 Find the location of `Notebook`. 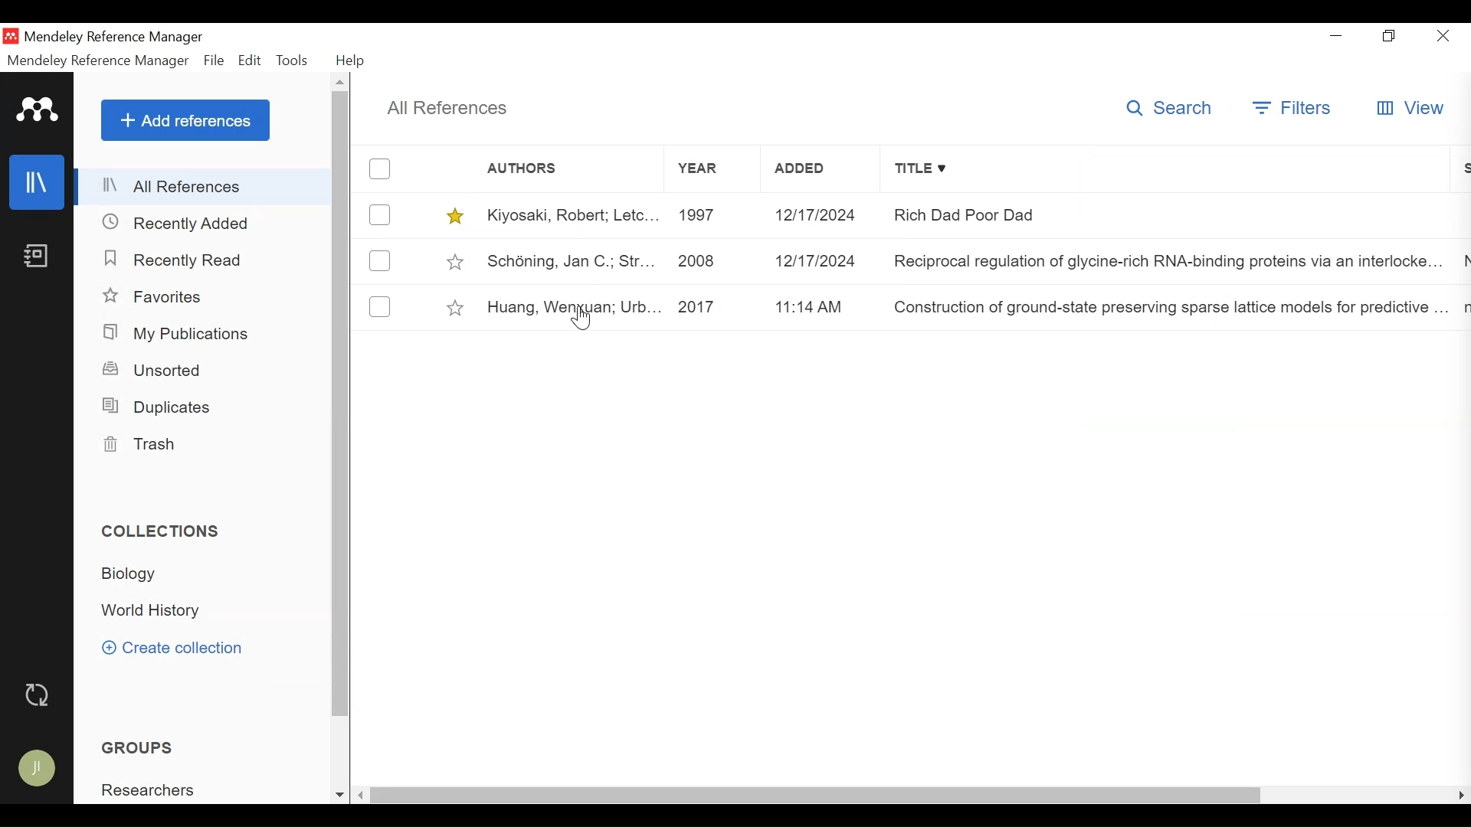

Notebook is located at coordinates (38, 257).